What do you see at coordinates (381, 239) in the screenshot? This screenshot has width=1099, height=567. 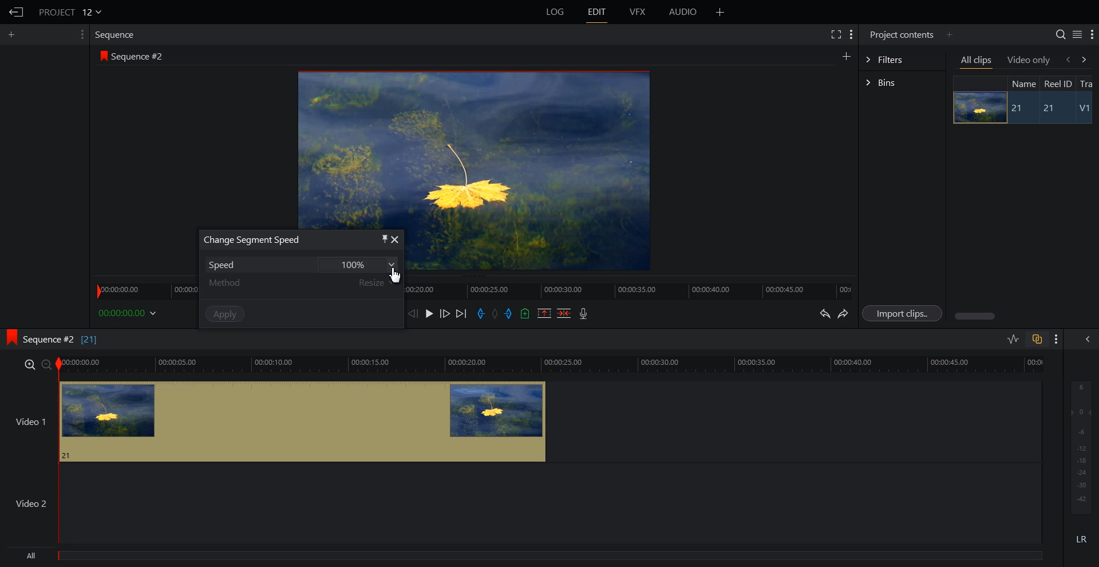 I see `pin` at bounding box center [381, 239].